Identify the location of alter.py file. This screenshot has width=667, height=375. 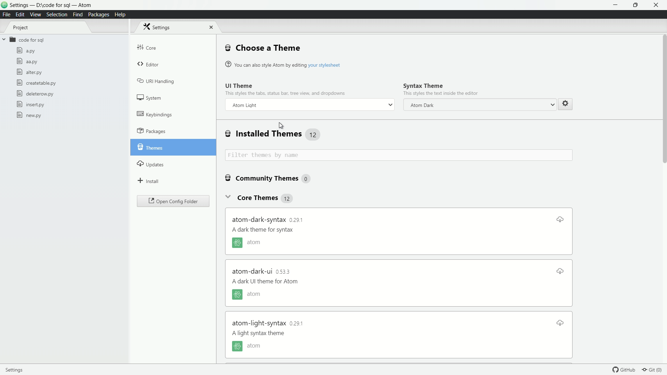
(28, 72).